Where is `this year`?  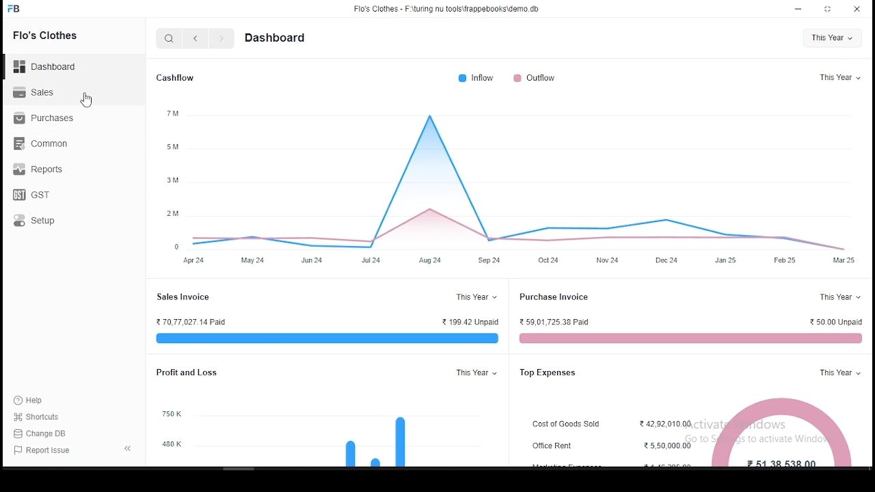 this year is located at coordinates (839, 76).